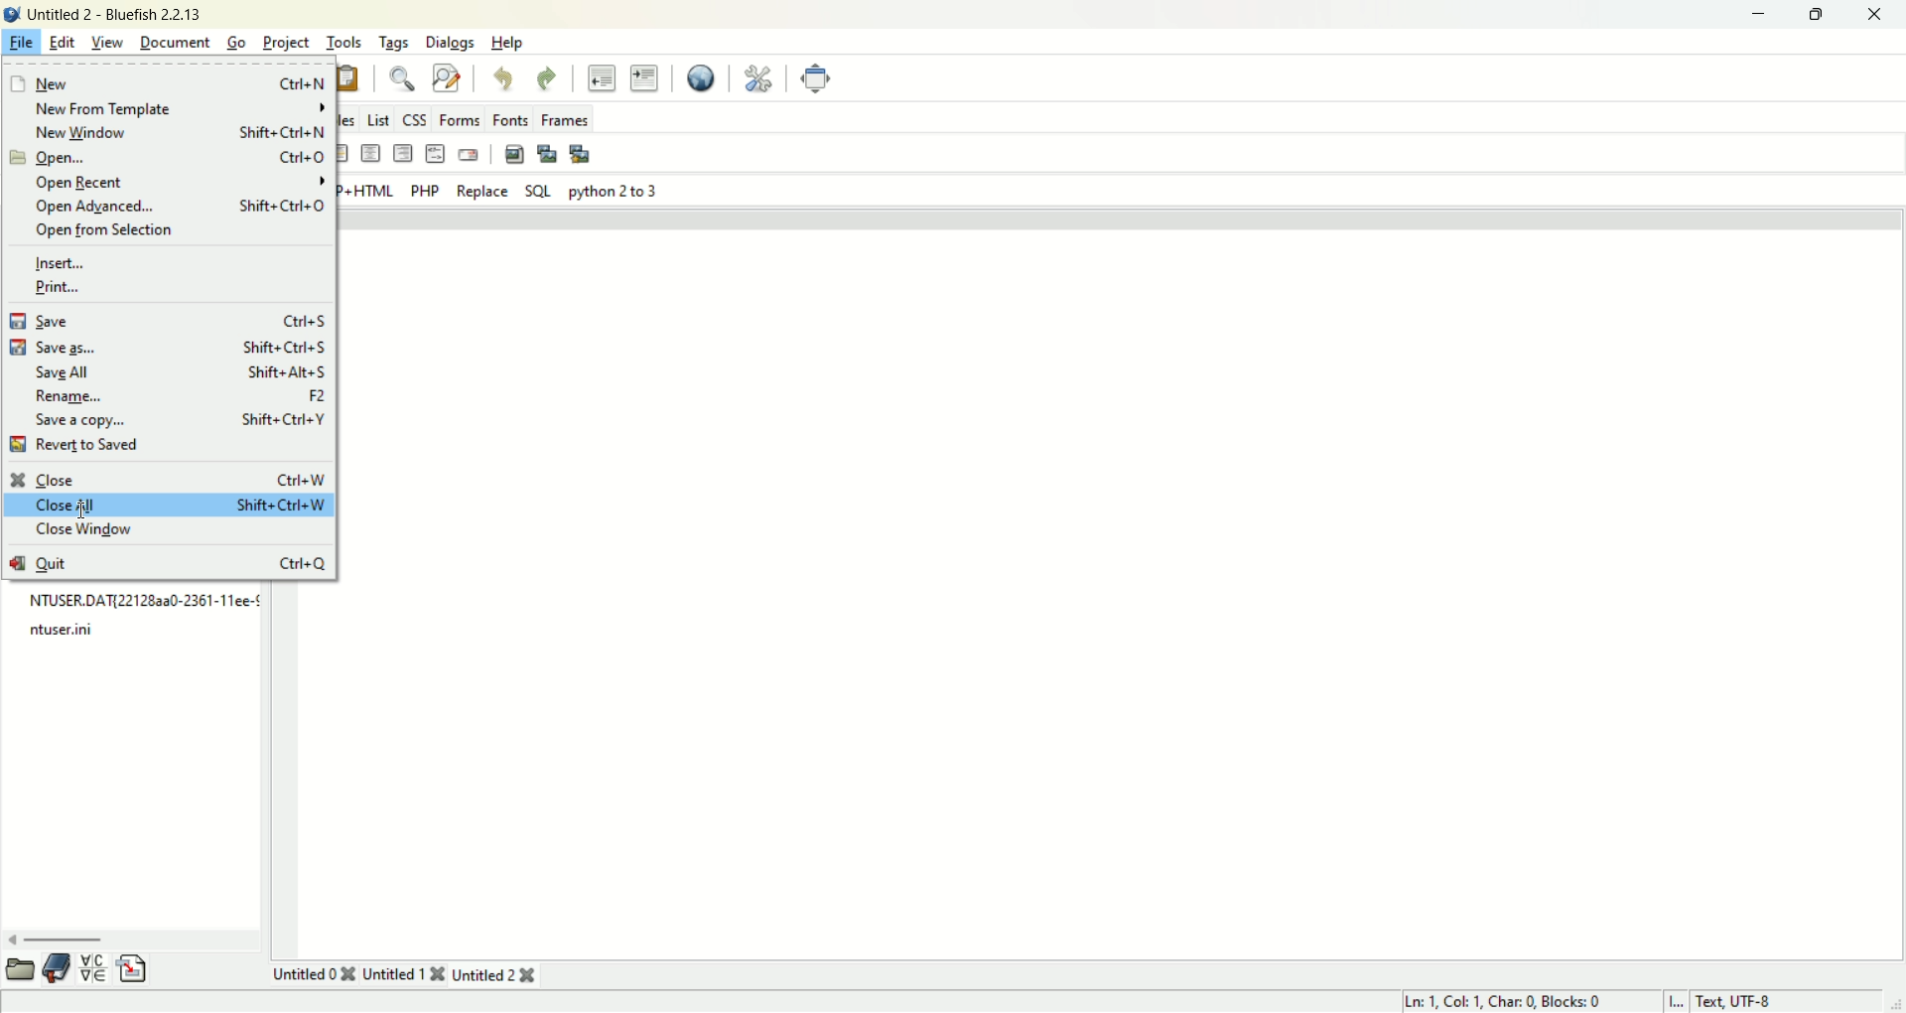  I want to click on close all, so click(169, 506).